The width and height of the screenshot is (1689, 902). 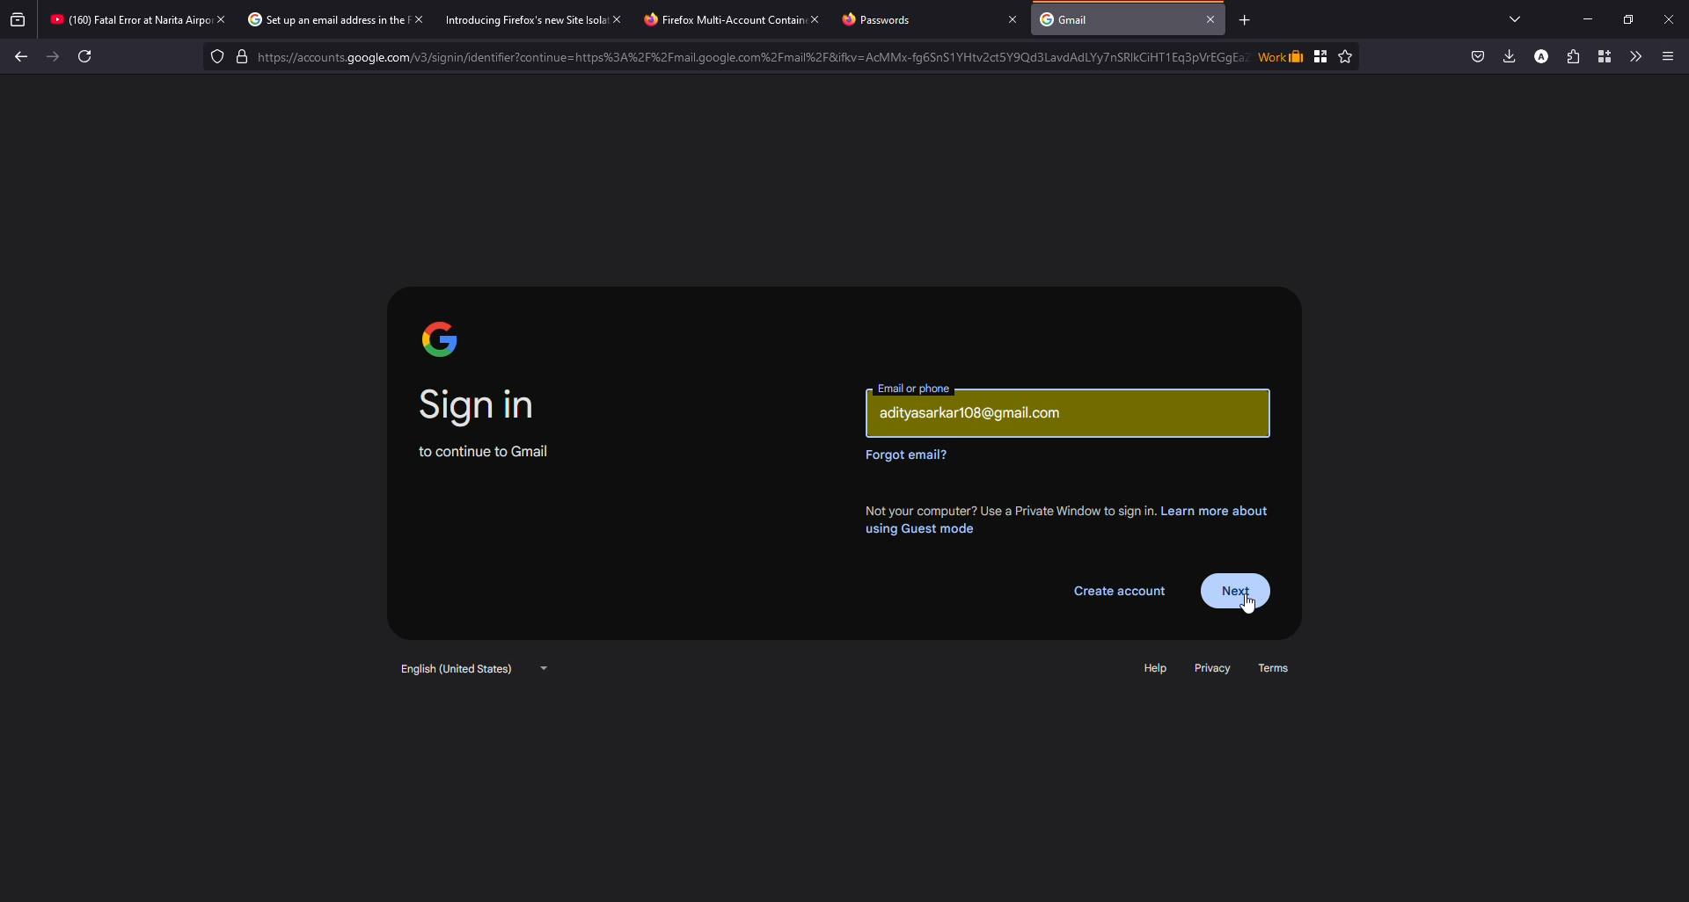 What do you see at coordinates (714, 20) in the screenshot?
I see `Firefox Multi-Account Cont` at bounding box center [714, 20].